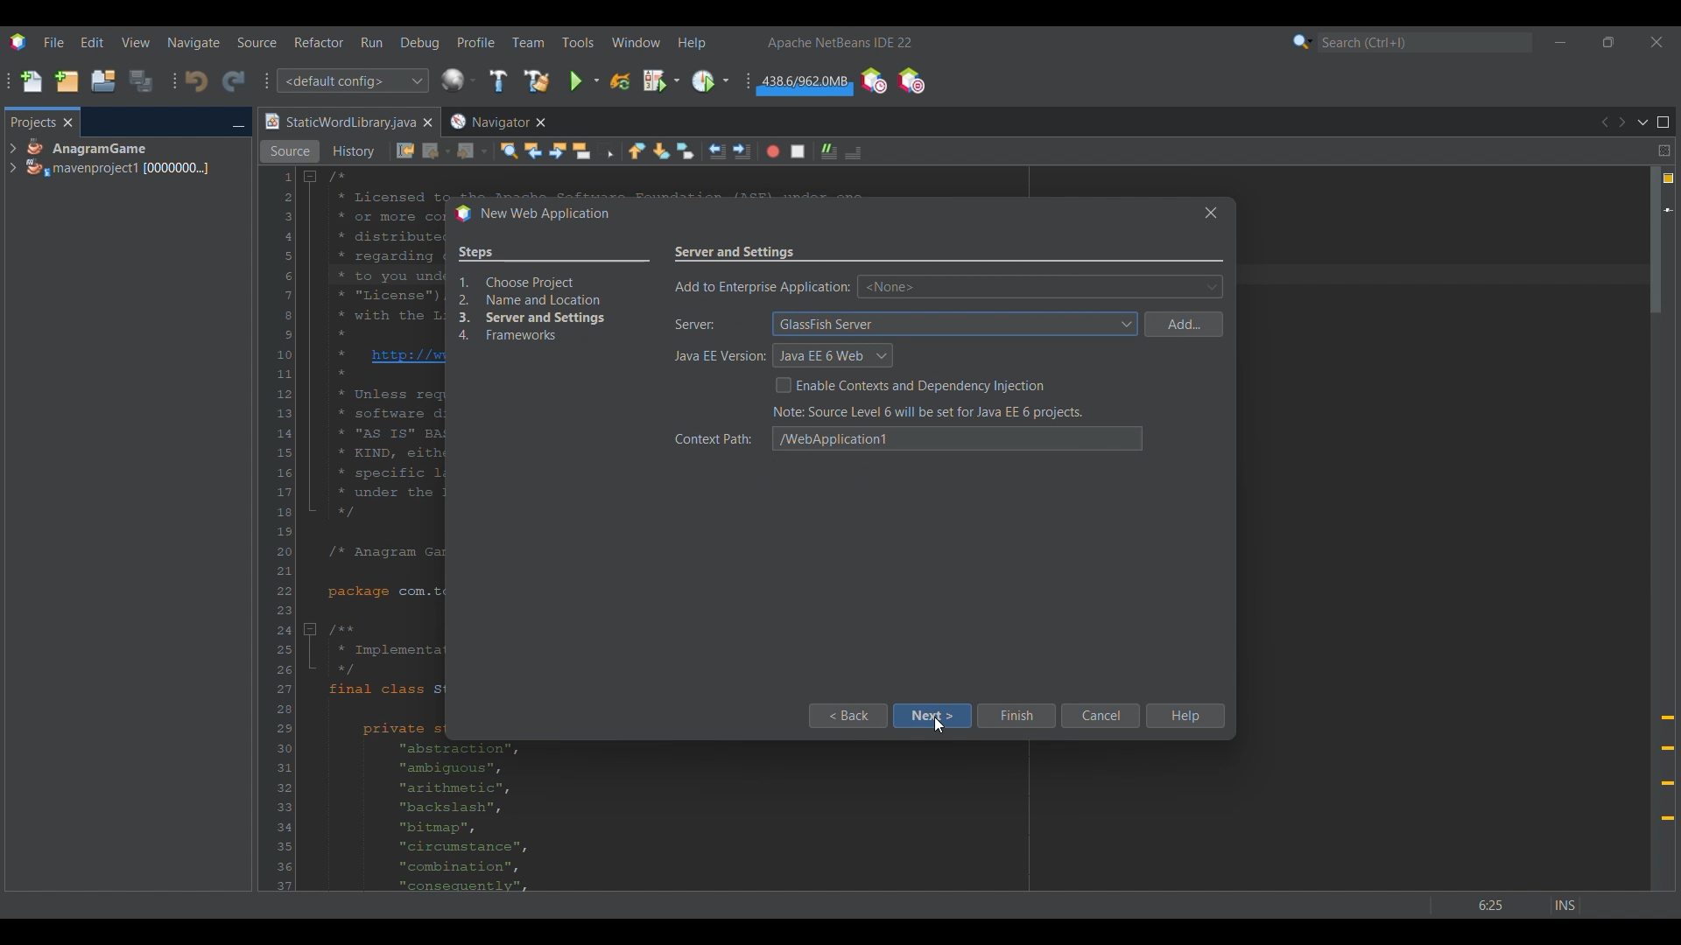 The width and height of the screenshot is (1681, 945). What do you see at coordinates (32, 121) in the screenshot?
I see `Projects, current tab highlighted` at bounding box center [32, 121].